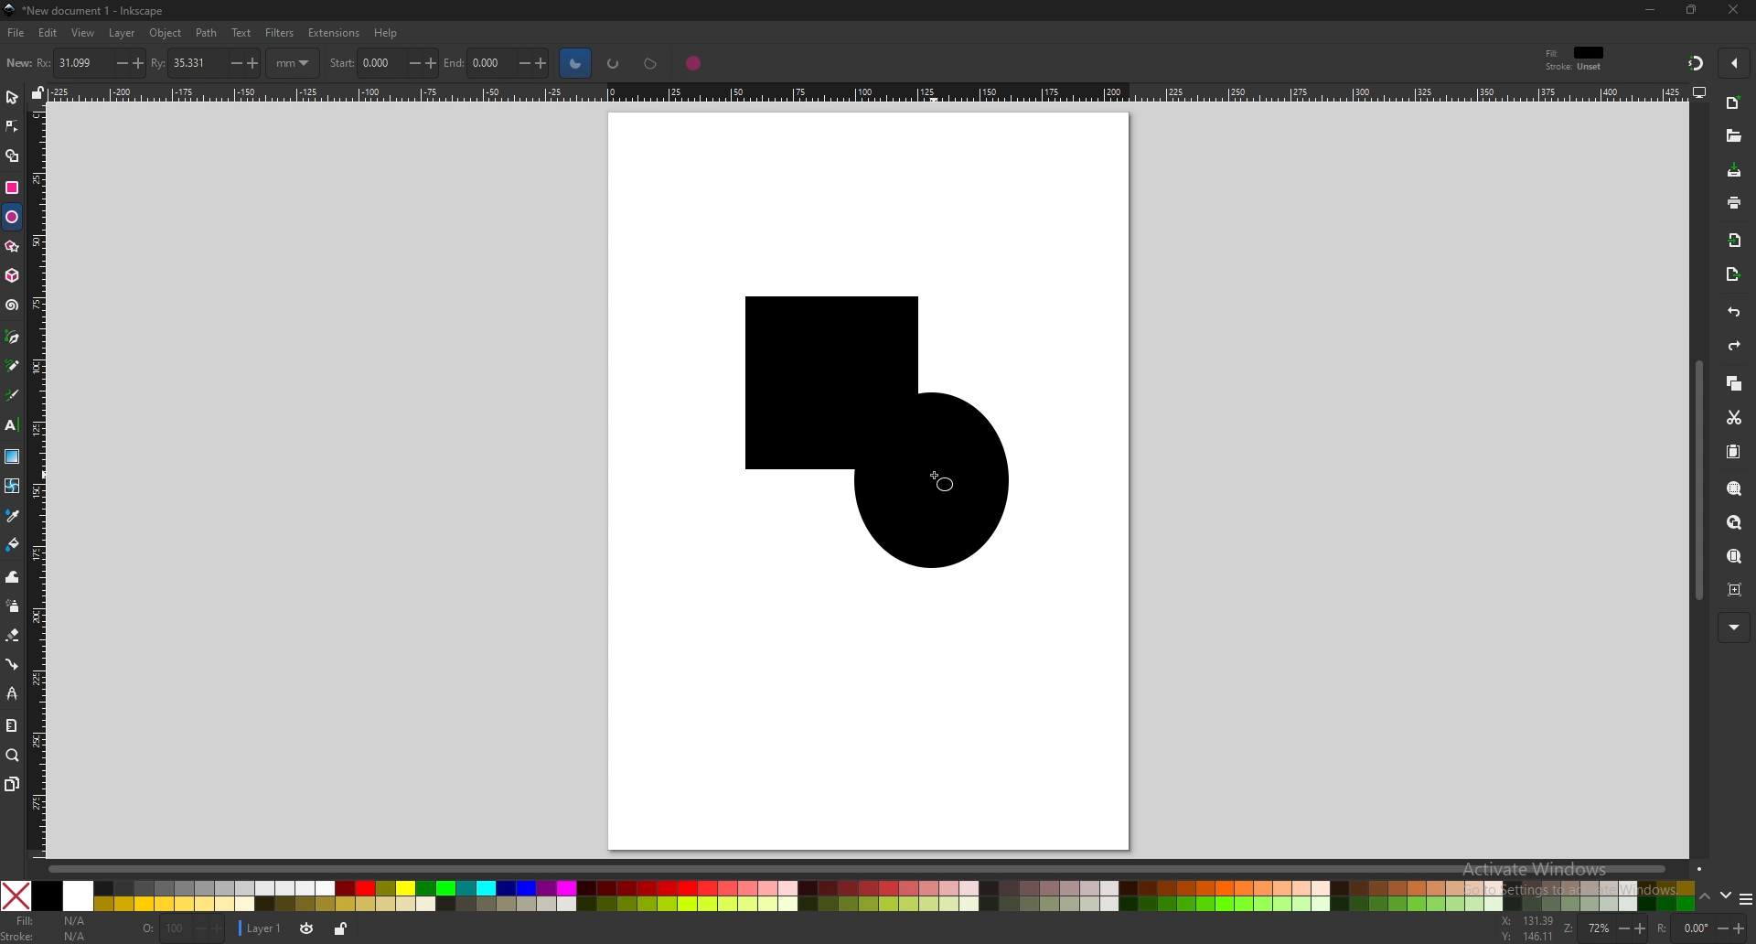 This screenshot has height=944, width=1756. Describe the element at coordinates (12, 246) in the screenshot. I see `star` at that location.